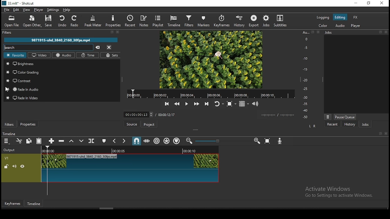 Image resolution: width=390 pixels, height=219 pixels. Describe the element at coordinates (39, 141) in the screenshot. I see `paste` at that location.